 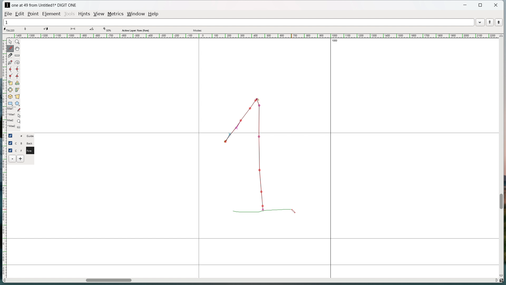 I want to click on rotate selection in 3d and project back to the place, so click(x=10, y=96).